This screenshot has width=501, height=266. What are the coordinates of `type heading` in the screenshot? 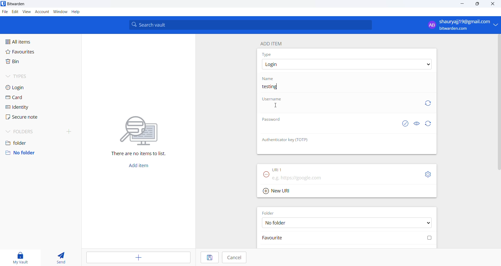 It's located at (267, 54).